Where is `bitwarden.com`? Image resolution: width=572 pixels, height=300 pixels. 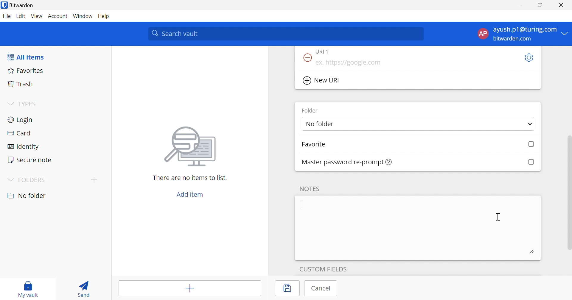
bitwarden.com is located at coordinates (514, 39).